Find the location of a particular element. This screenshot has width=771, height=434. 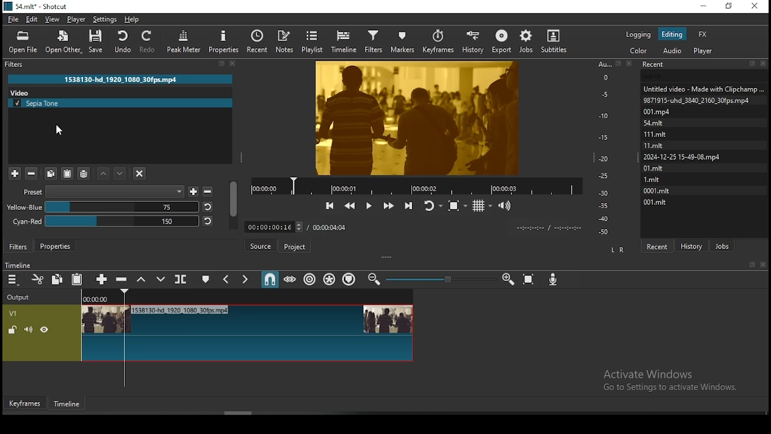

remove selected filter is located at coordinates (31, 175).